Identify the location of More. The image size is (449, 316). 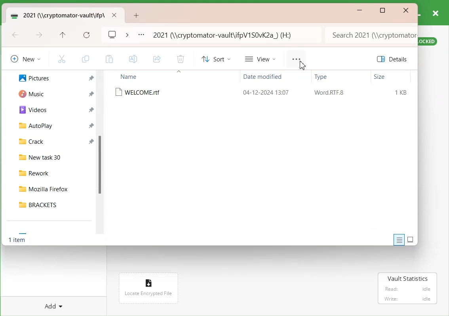
(296, 59).